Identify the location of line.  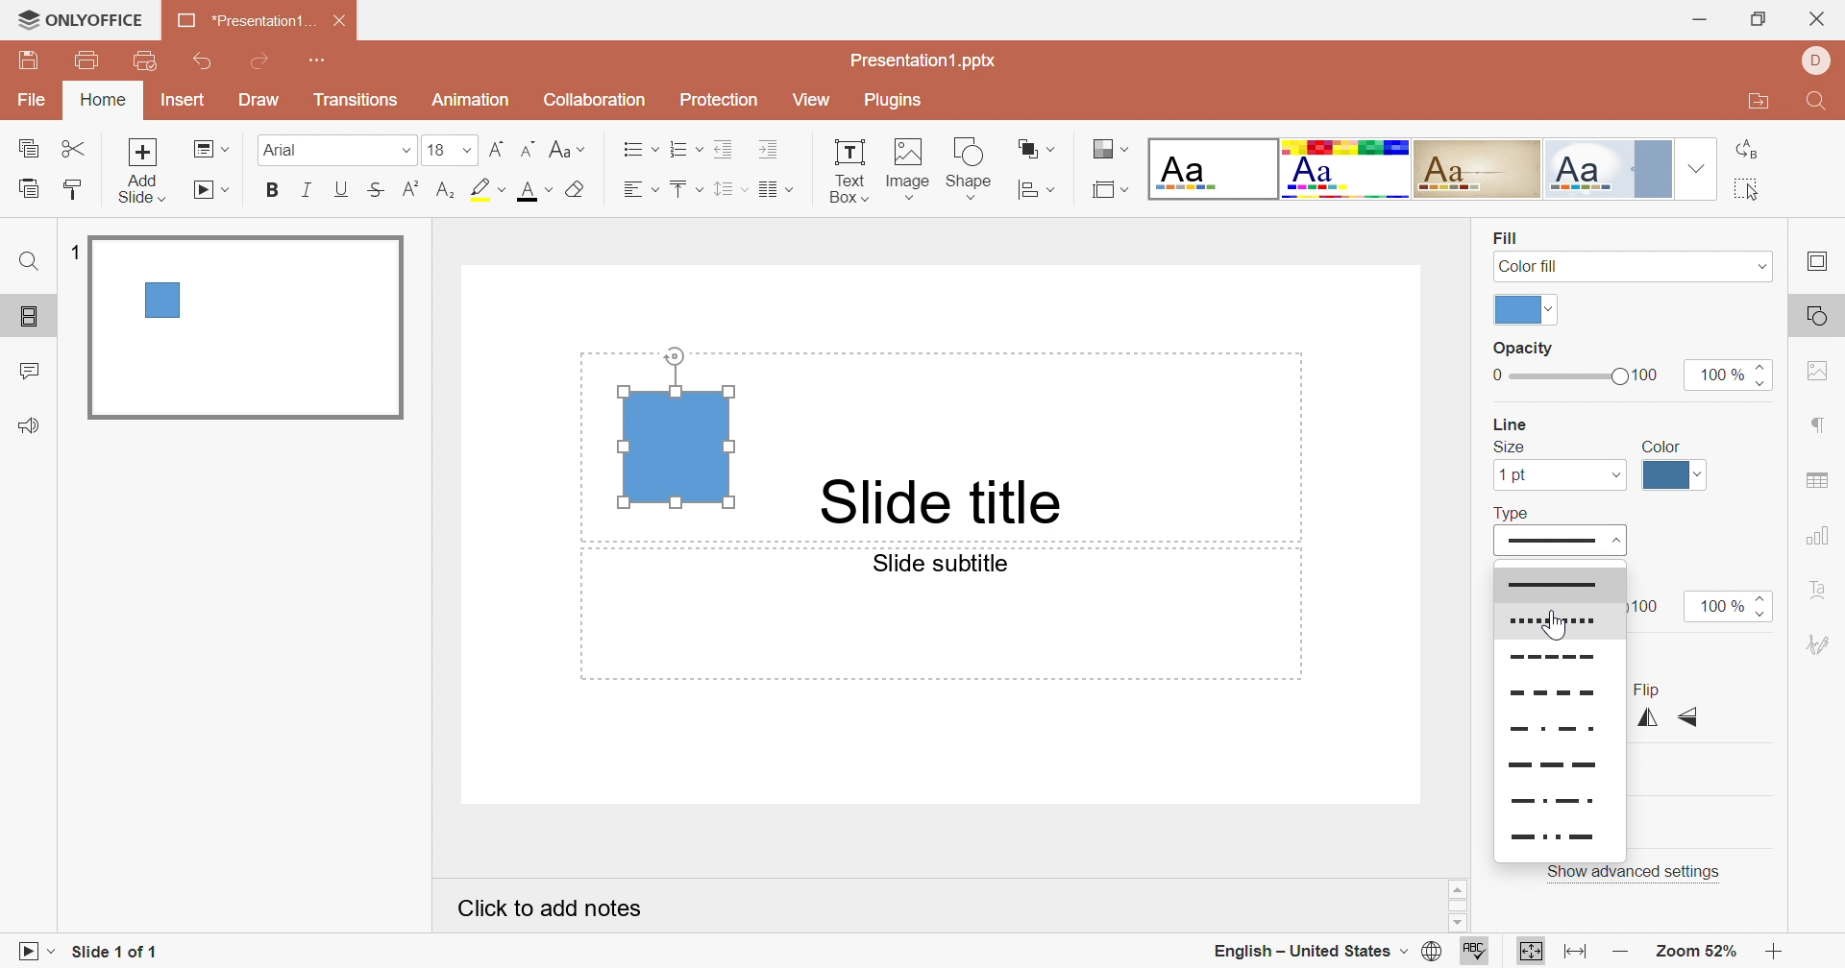
(1559, 765).